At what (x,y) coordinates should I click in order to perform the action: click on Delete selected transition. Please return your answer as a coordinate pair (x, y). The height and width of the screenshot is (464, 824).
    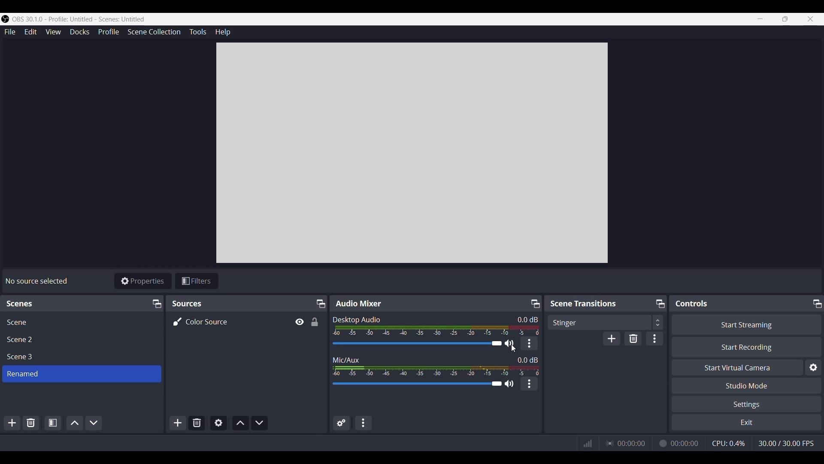
    Looking at the image, I should click on (633, 339).